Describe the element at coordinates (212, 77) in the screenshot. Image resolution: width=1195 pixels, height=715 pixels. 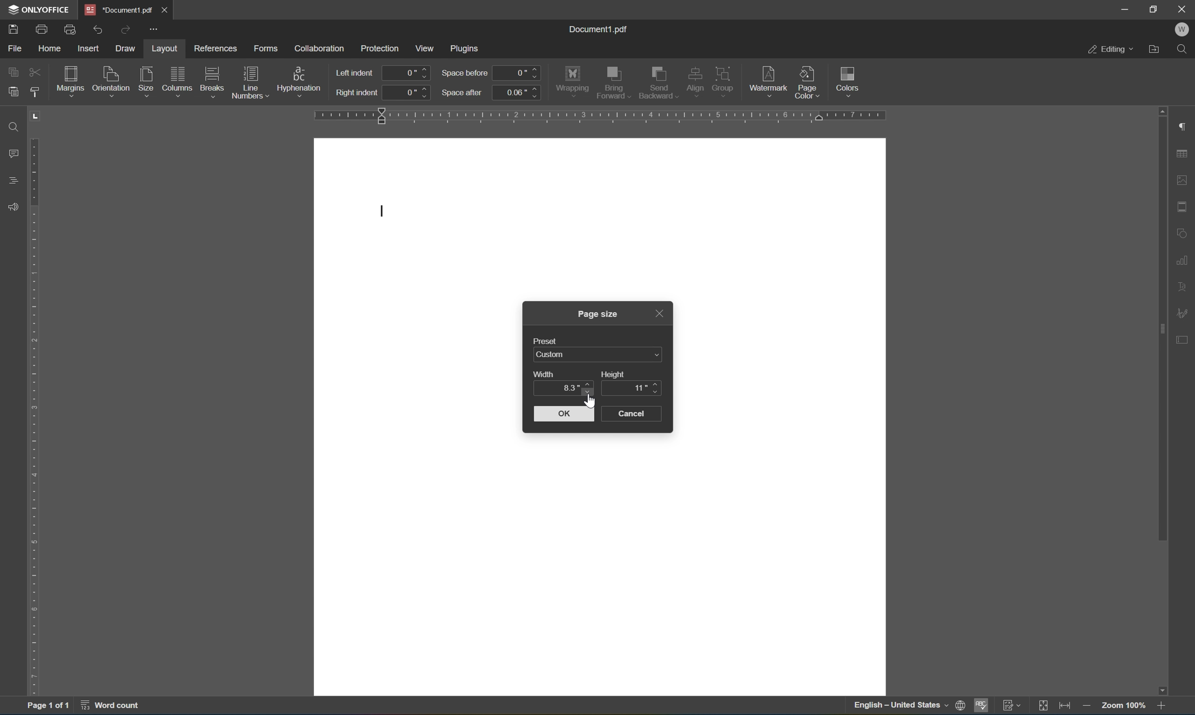
I see `breaks` at that location.